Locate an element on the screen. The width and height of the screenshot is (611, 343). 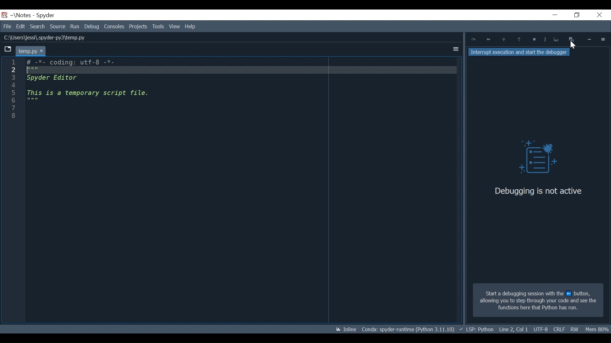
Search is located at coordinates (38, 26).